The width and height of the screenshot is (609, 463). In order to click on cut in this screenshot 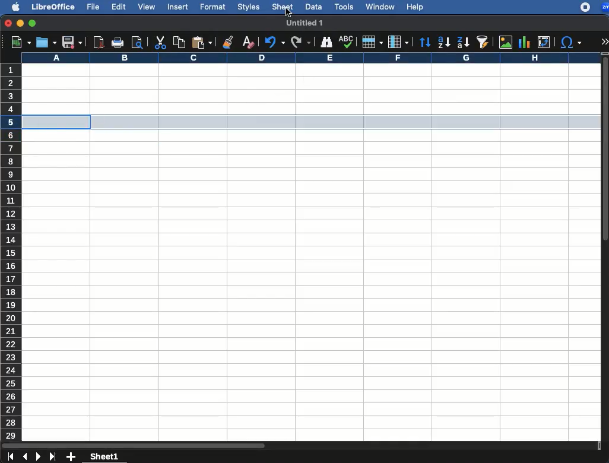, I will do `click(161, 42)`.